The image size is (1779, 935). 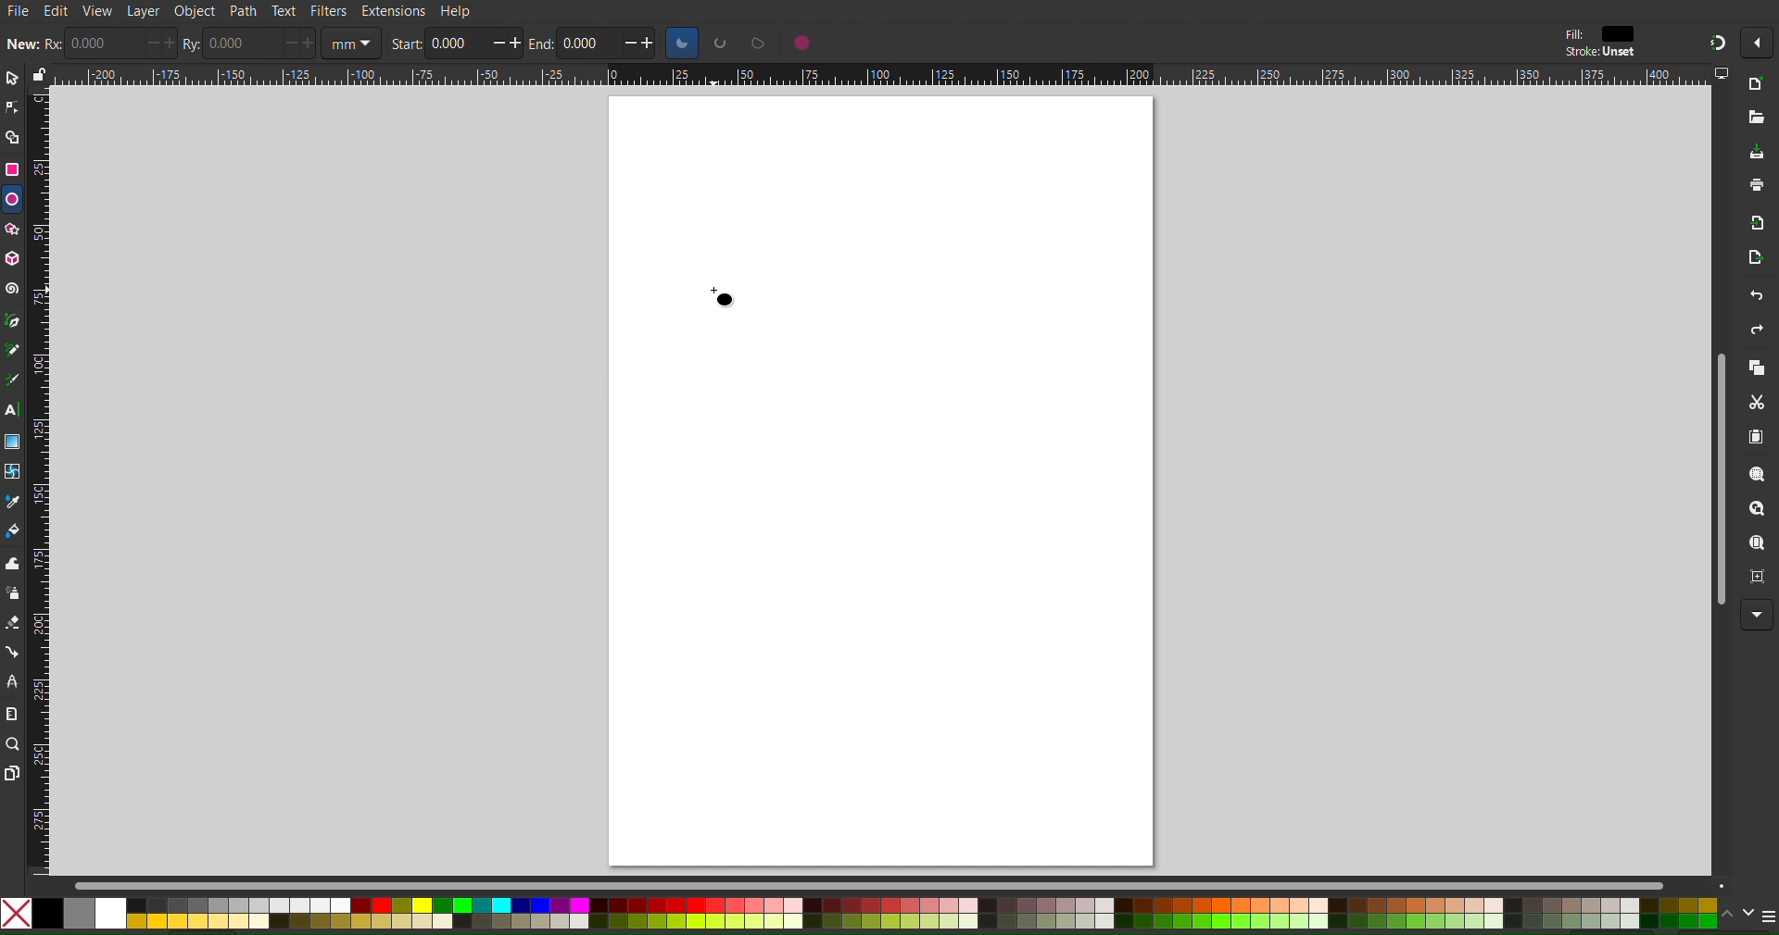 What do you see at coordinates (11, 320) in the screenshot?
I see `Pen Tool` at bounding box center [11, 320].